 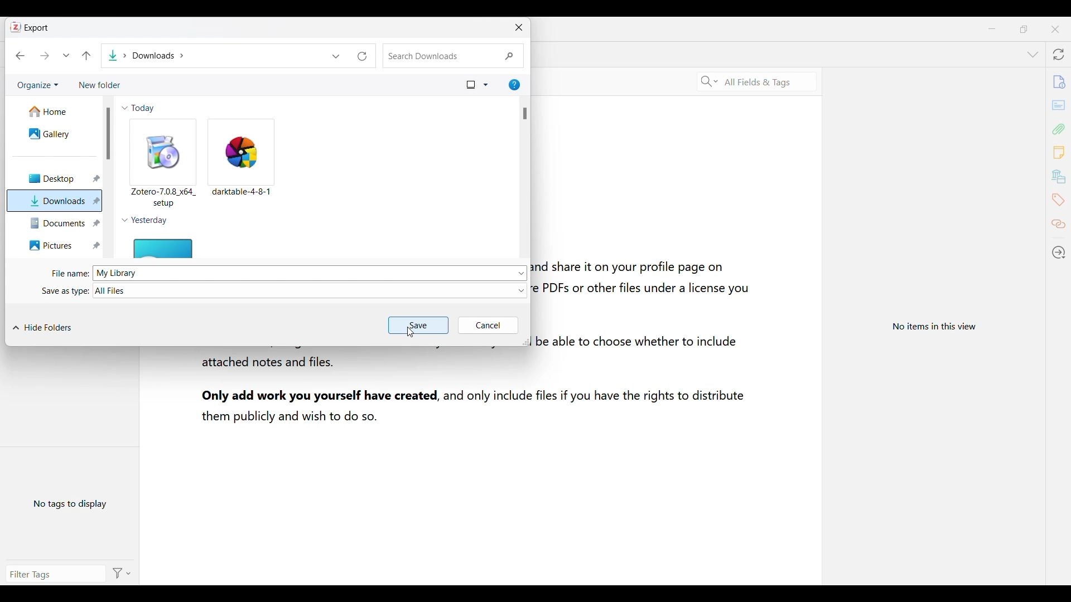 What do you see at coordinates (1058, 129) in the screenshot?
I see `Attachments` at bounding box center [1058, 129].